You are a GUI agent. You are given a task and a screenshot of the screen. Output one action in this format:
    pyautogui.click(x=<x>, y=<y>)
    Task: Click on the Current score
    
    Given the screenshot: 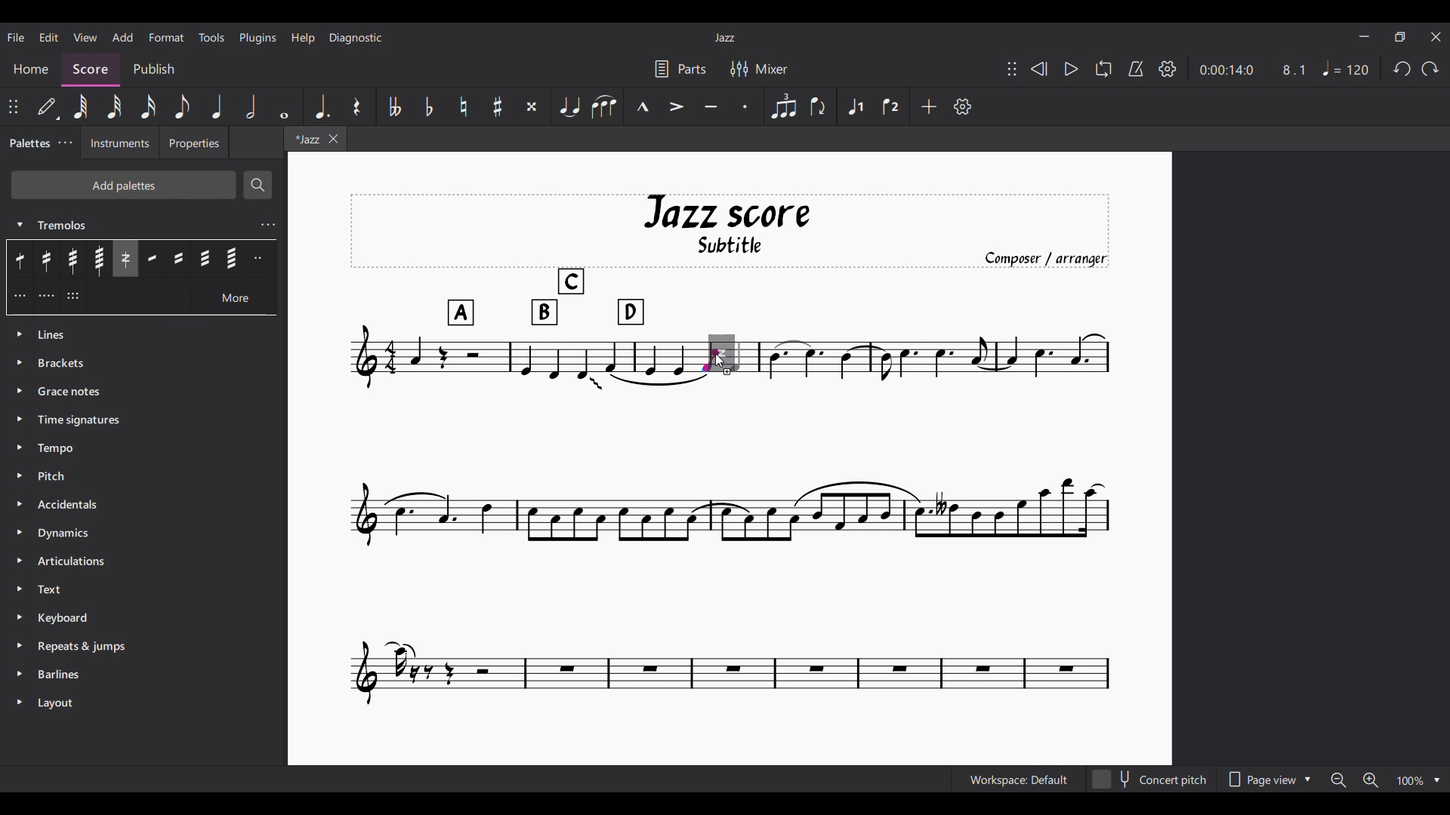 What is the action you would take?
    pyautogui.click(x=730, y=264)
    